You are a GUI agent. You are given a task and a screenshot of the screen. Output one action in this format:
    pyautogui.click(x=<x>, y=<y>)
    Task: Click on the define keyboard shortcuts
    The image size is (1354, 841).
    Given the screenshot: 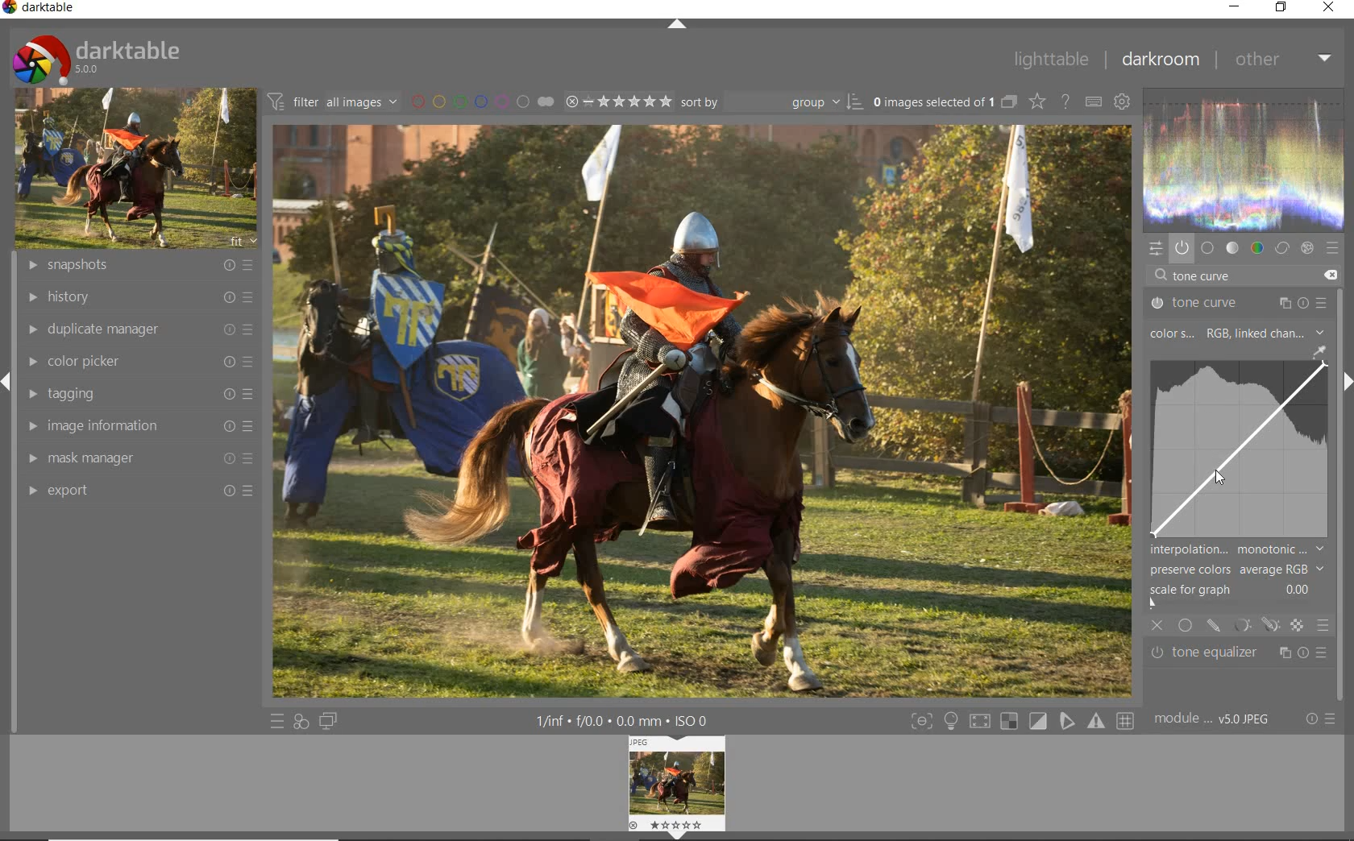 What is the action you would take?
    pyautogui.click(x=1093, y=102)
    